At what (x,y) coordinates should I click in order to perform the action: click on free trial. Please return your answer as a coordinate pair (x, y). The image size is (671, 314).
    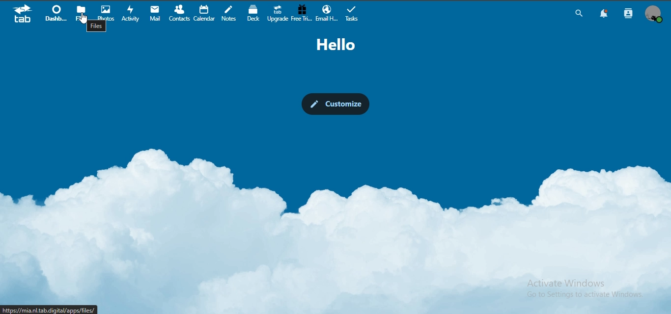
    Looking at the image, I should click on (300, 13).